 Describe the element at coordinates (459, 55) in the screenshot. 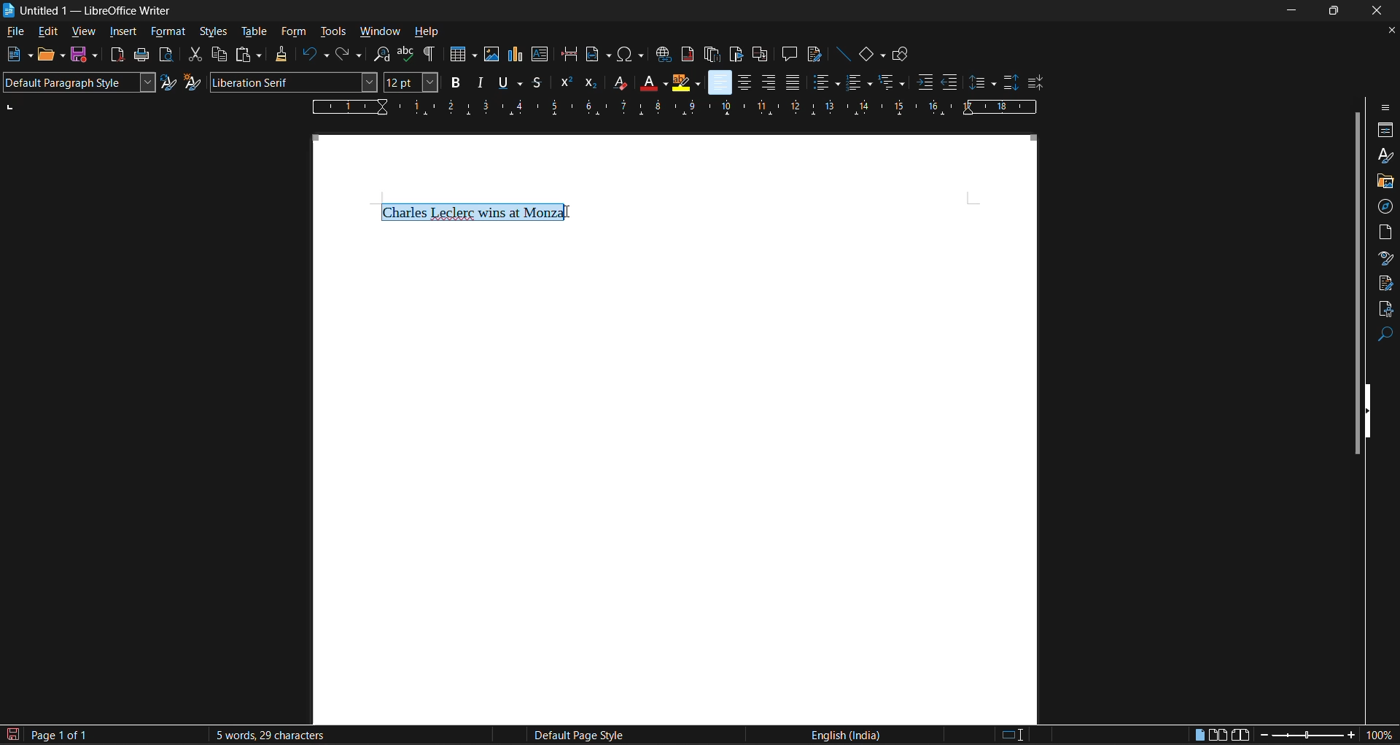

I see `insert table` at that location.